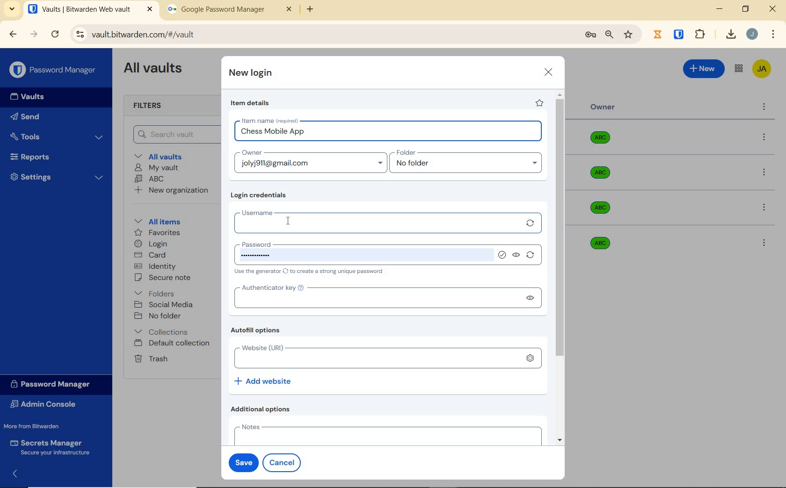 This screenshot has width=786, height=488. Describe the element at coordinates (764, 108) in the screenshot. I see `more option` at that location.